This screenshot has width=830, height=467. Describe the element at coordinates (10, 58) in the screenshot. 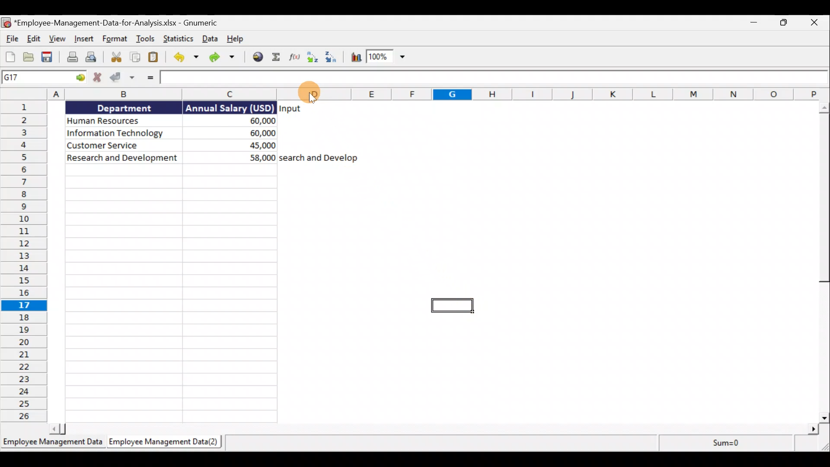

I see `Create a new workbook` at that location.